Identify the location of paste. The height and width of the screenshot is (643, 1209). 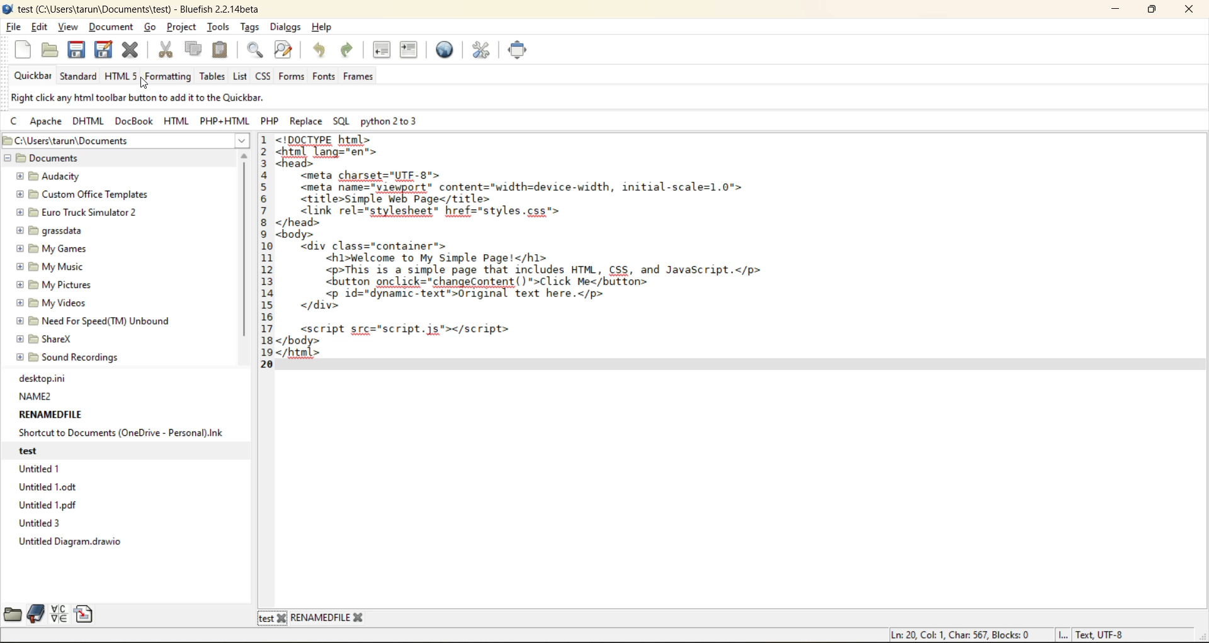
(220, 50).